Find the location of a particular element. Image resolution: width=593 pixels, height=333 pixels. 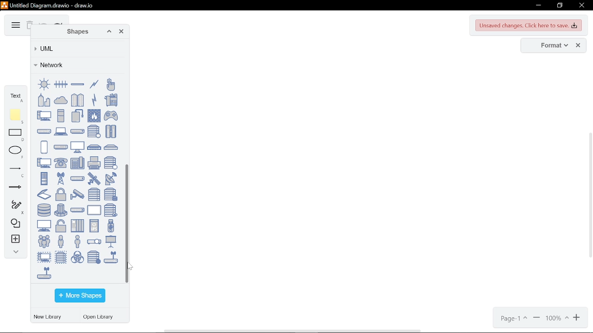

load balancer is located at coordinates (77, 131).